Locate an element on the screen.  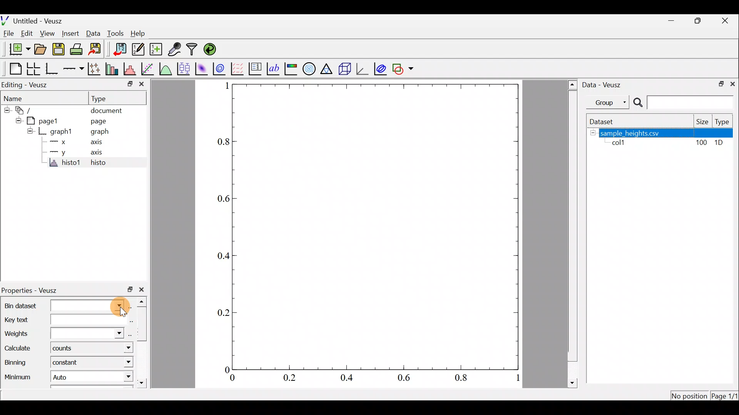
scroll bar is located at coordinates (571, 233).